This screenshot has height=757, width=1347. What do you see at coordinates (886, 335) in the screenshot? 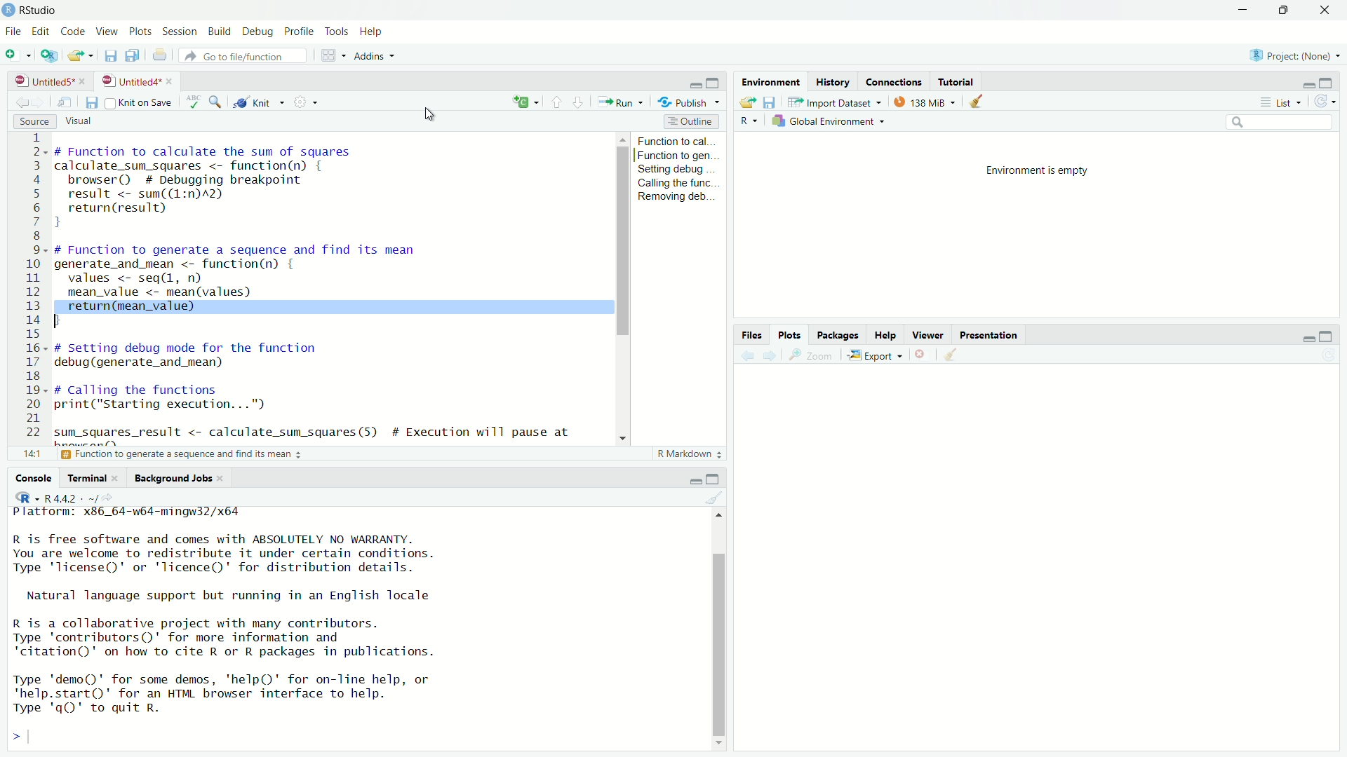
I see `help` at bounding box center [886, 335].